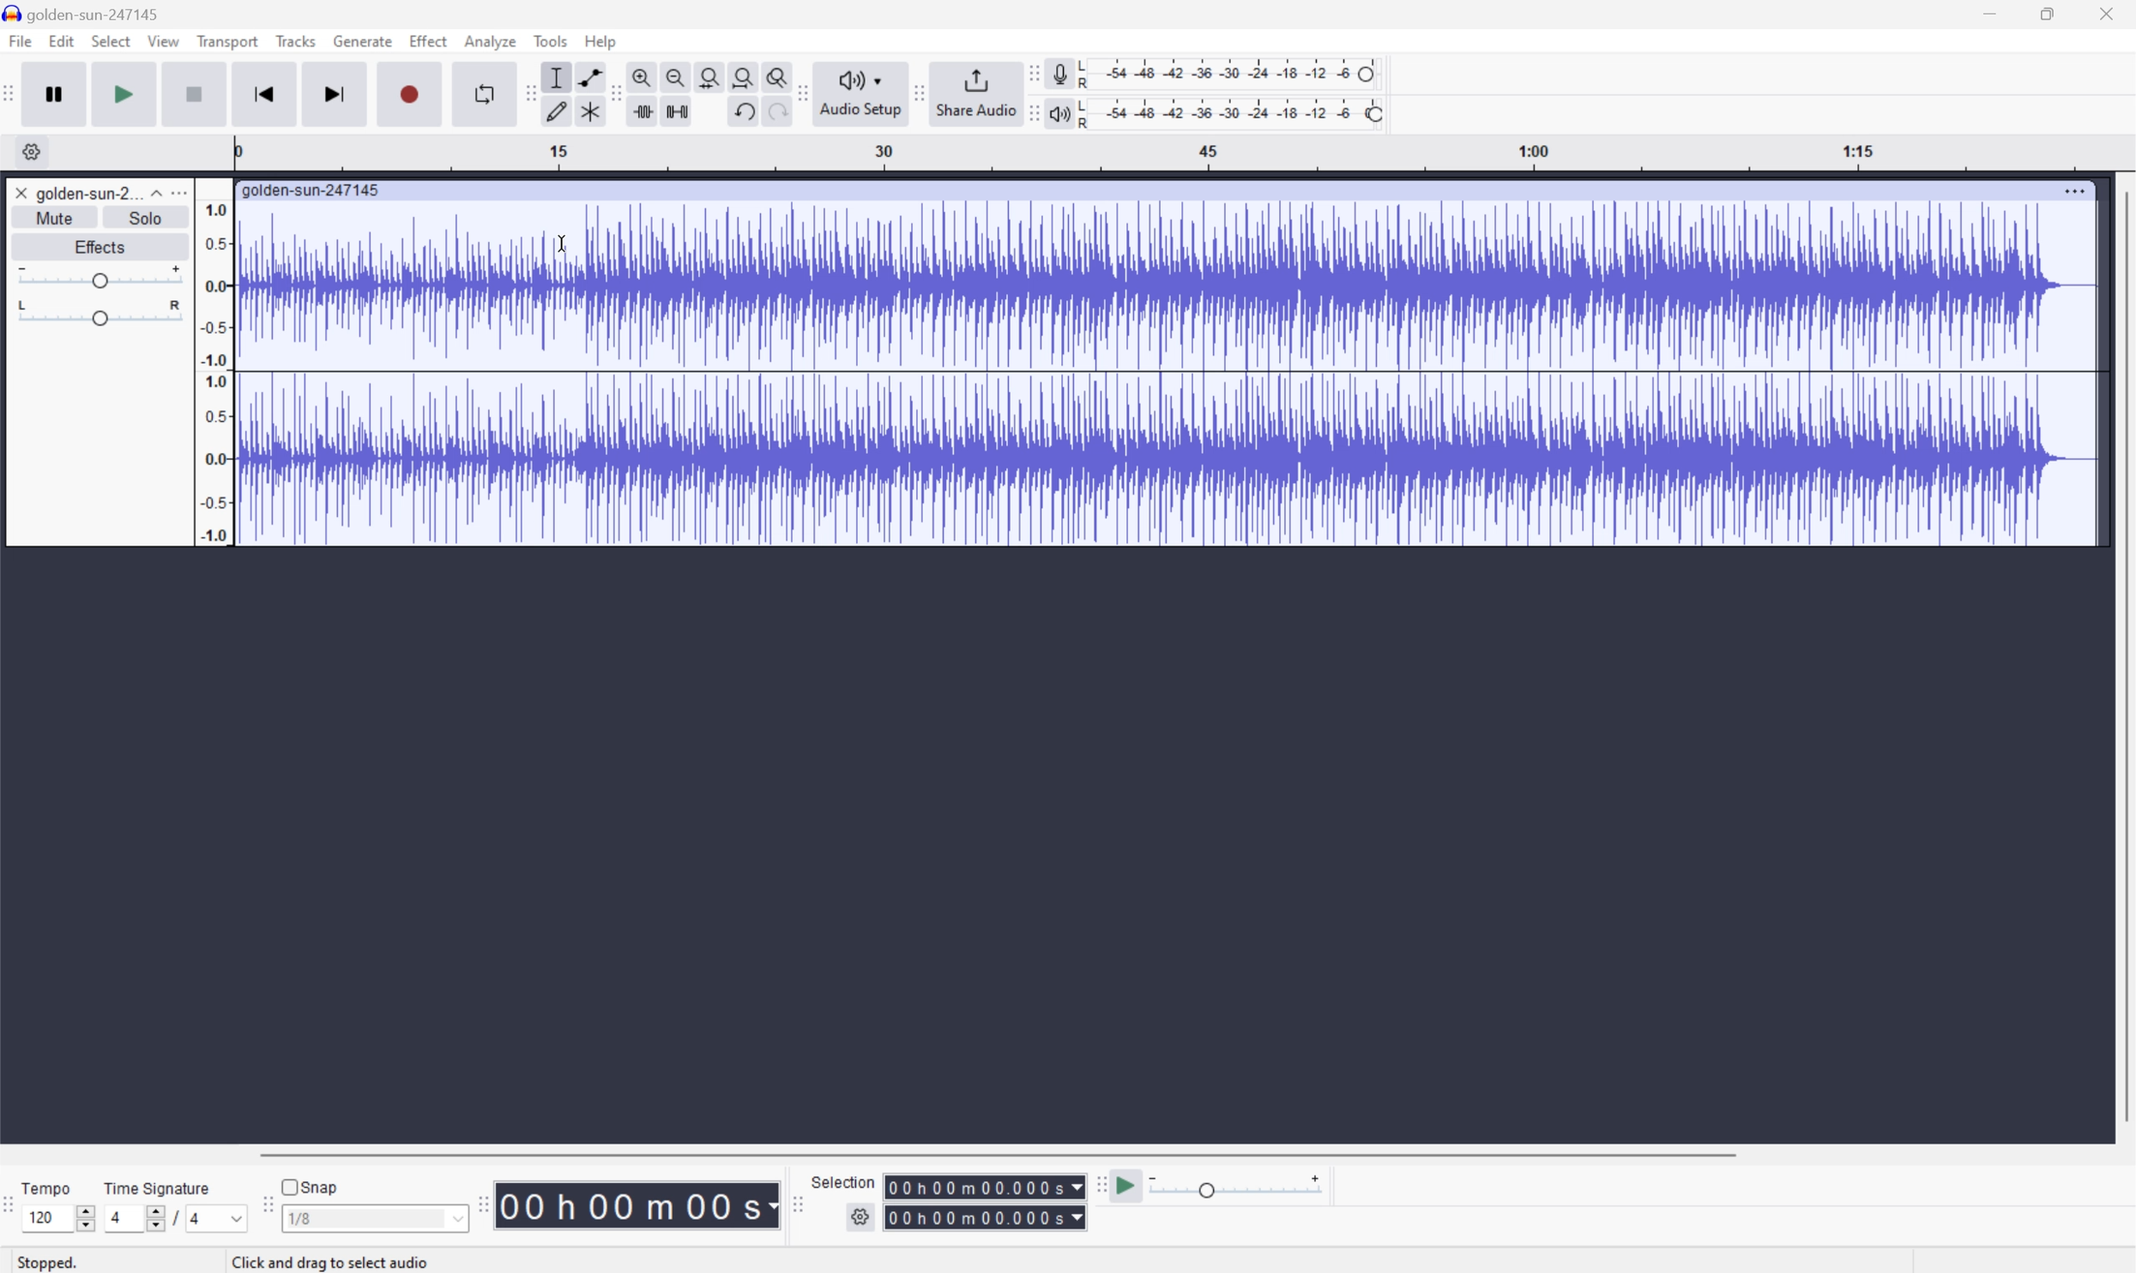 Image resolution: width=2136 pixels, height=1273 pixels. What do you see at coordinates (1032, 73) in the screenshot?
I see `Audacity recording meter toolbar` at bounding box center [1032, 73].